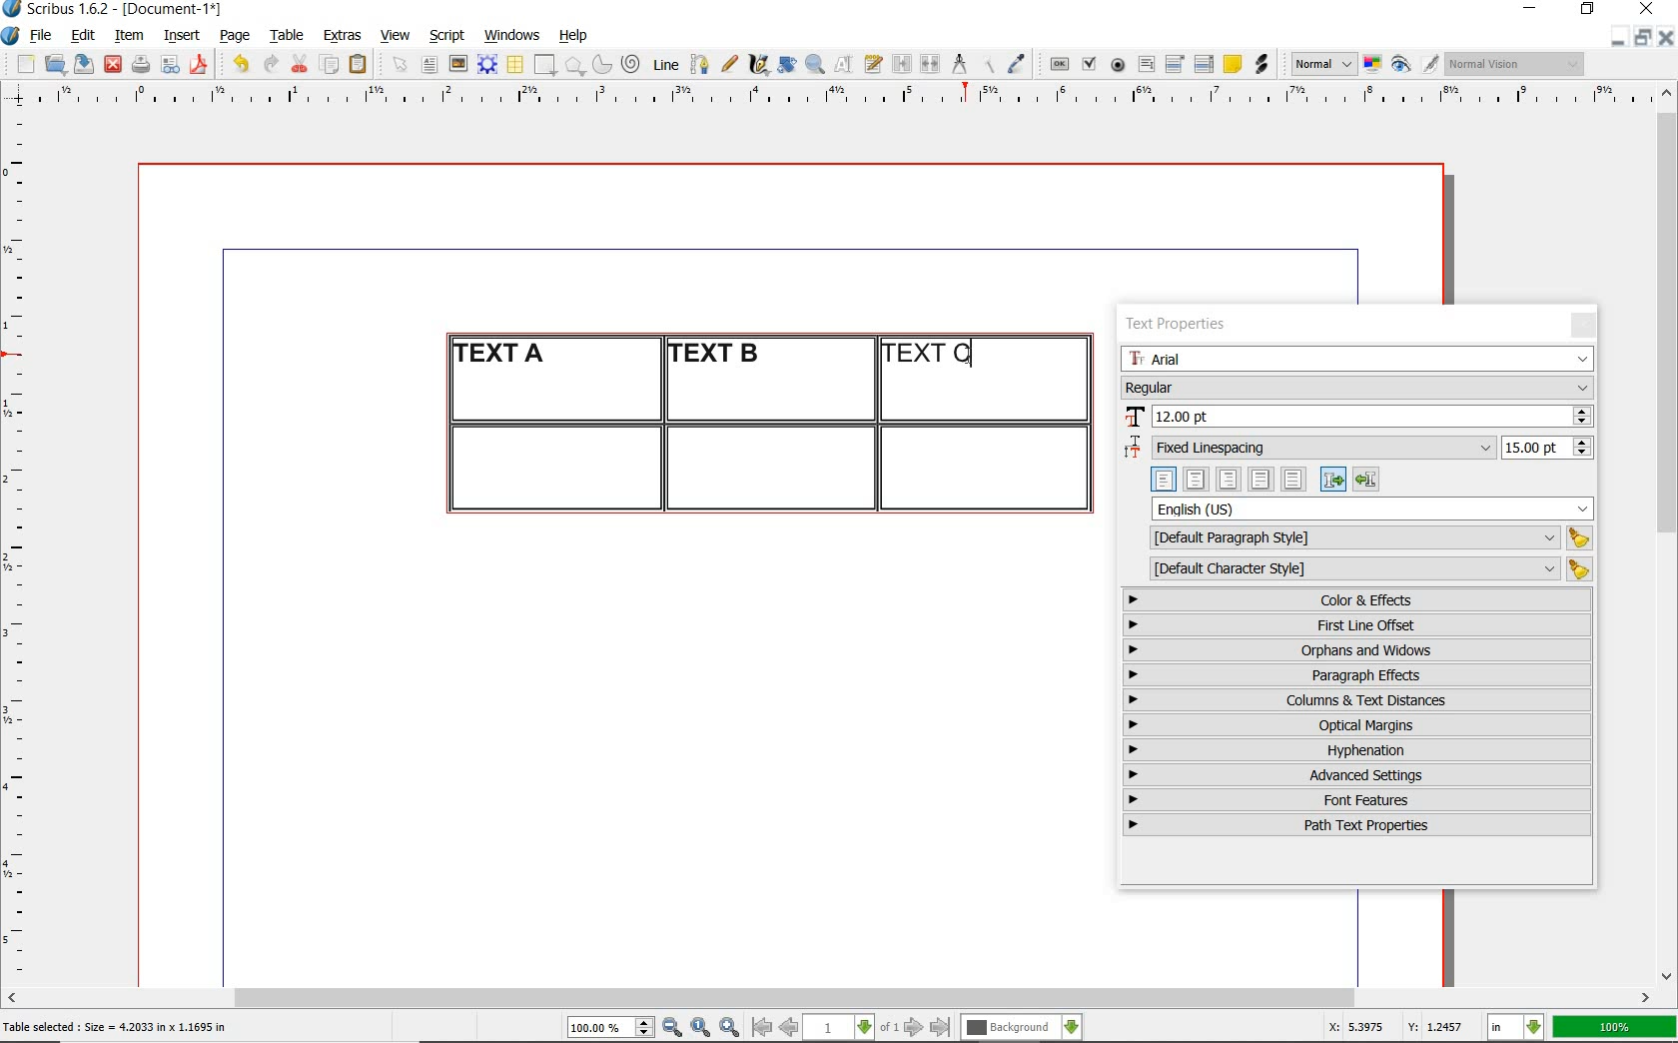  Describe the element at coordinates (84, 35) in the screenshot. I see `edit` at that location.